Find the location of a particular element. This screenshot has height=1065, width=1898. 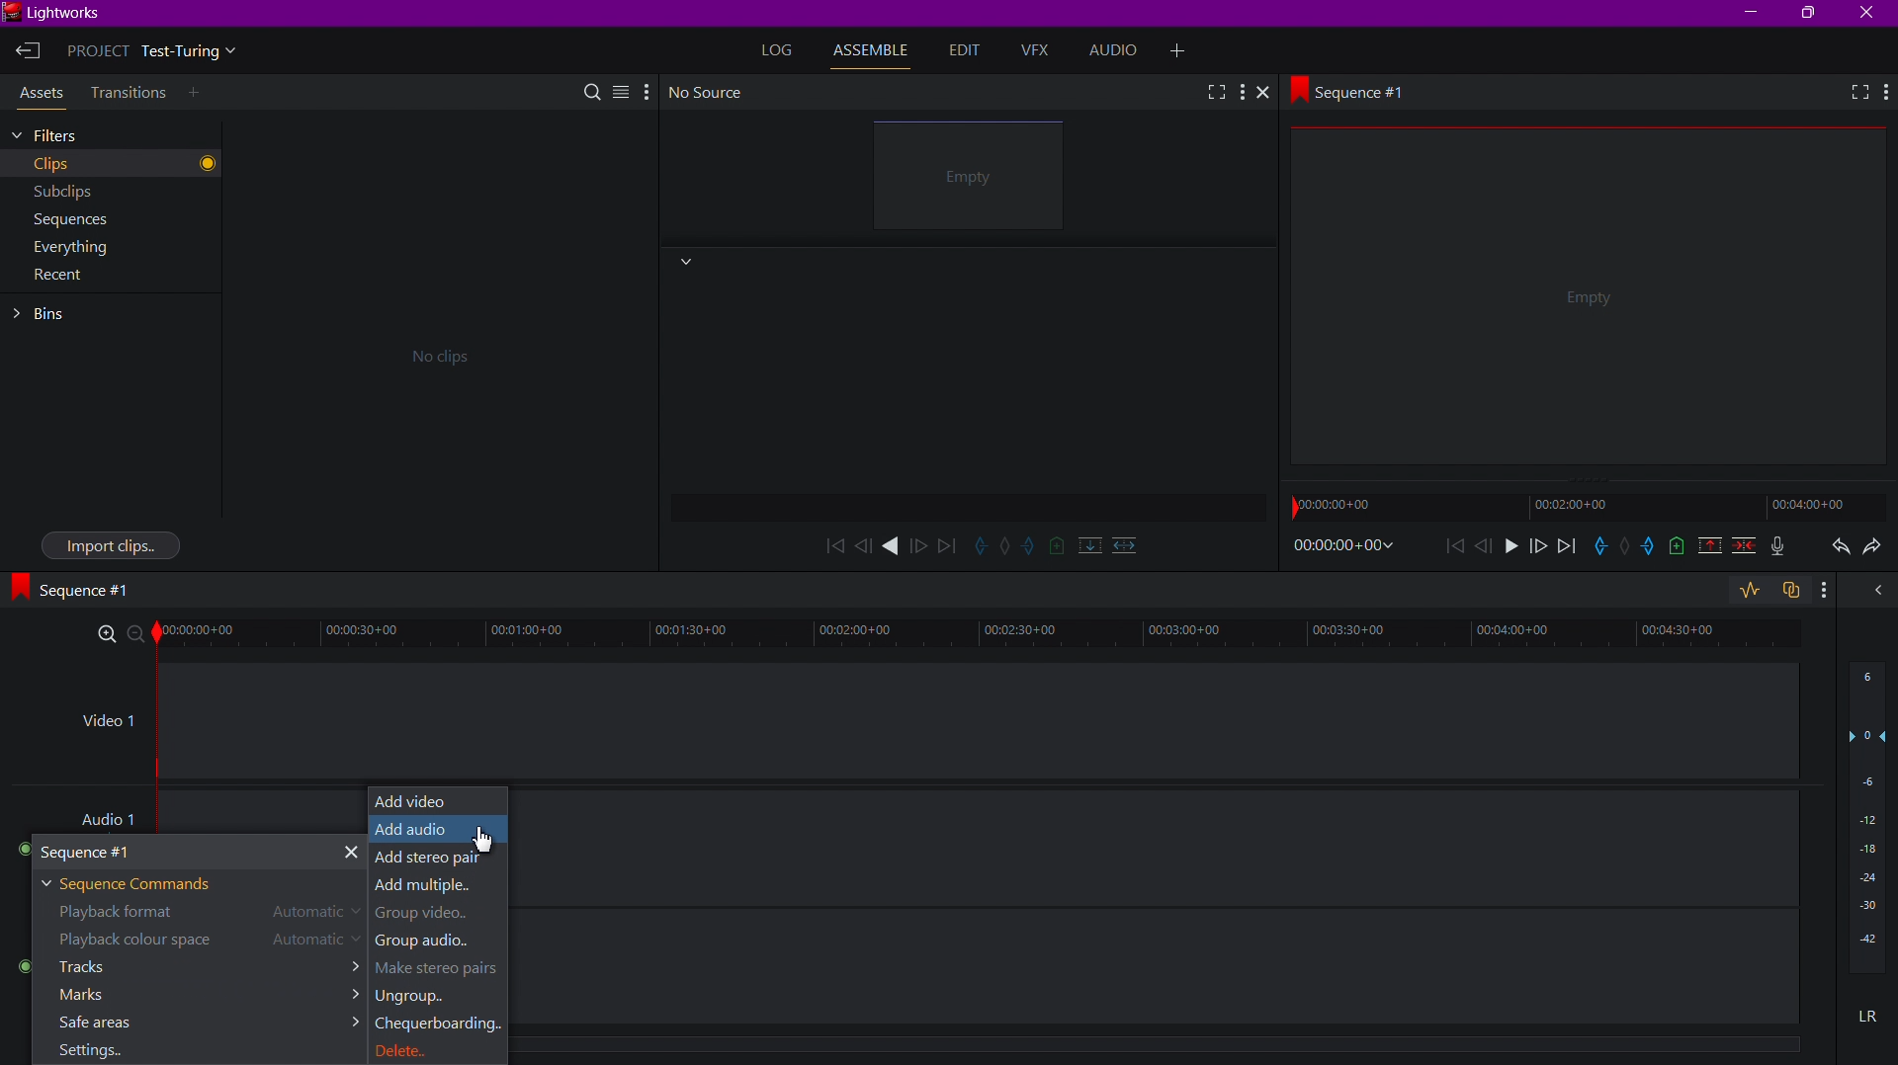

Add audio is located at coordinates (436, 830).